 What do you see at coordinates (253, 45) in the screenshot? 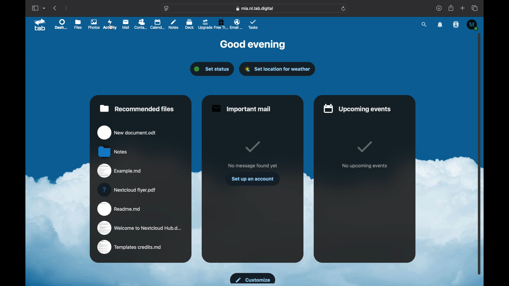
I see `good evening` at bounding box center [253, 45].